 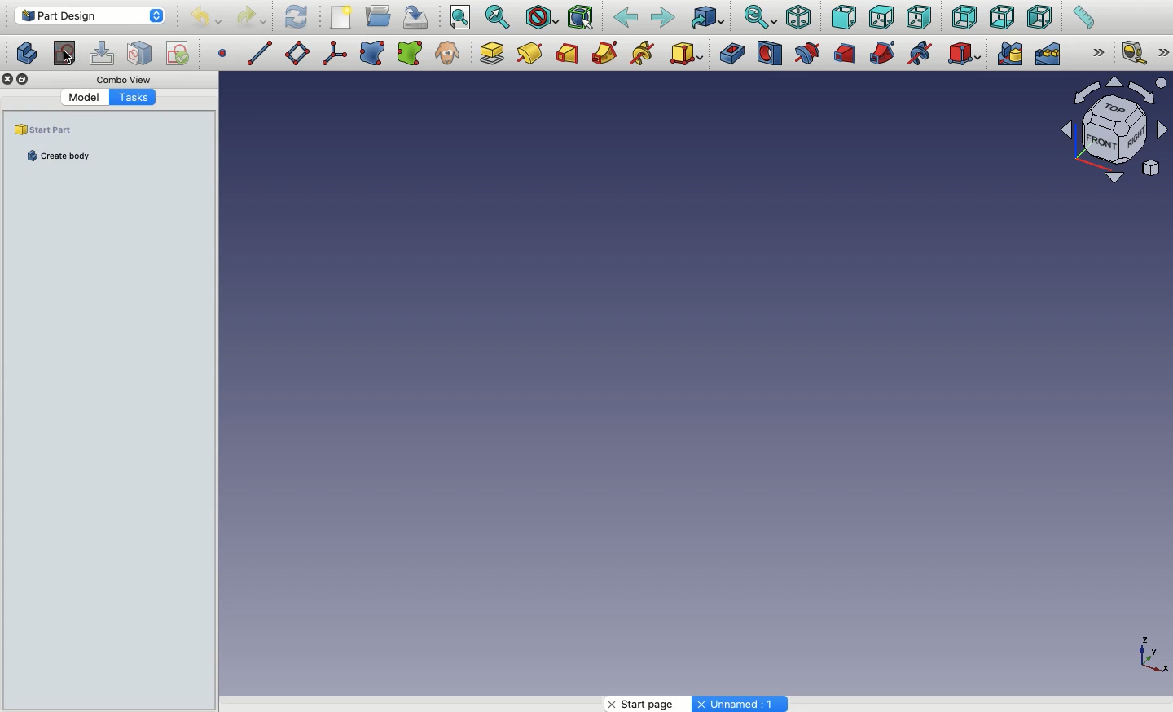 I want to click on Subtractive loft, so click(x=846, y=55).